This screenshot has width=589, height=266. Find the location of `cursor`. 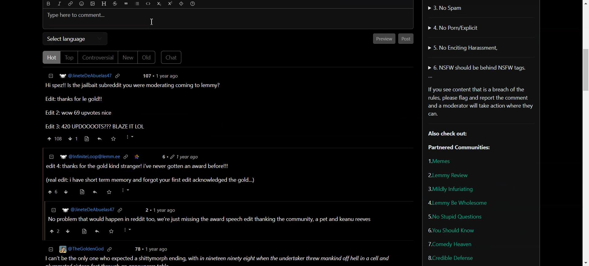

cursor is located at coordinates (155, 21).